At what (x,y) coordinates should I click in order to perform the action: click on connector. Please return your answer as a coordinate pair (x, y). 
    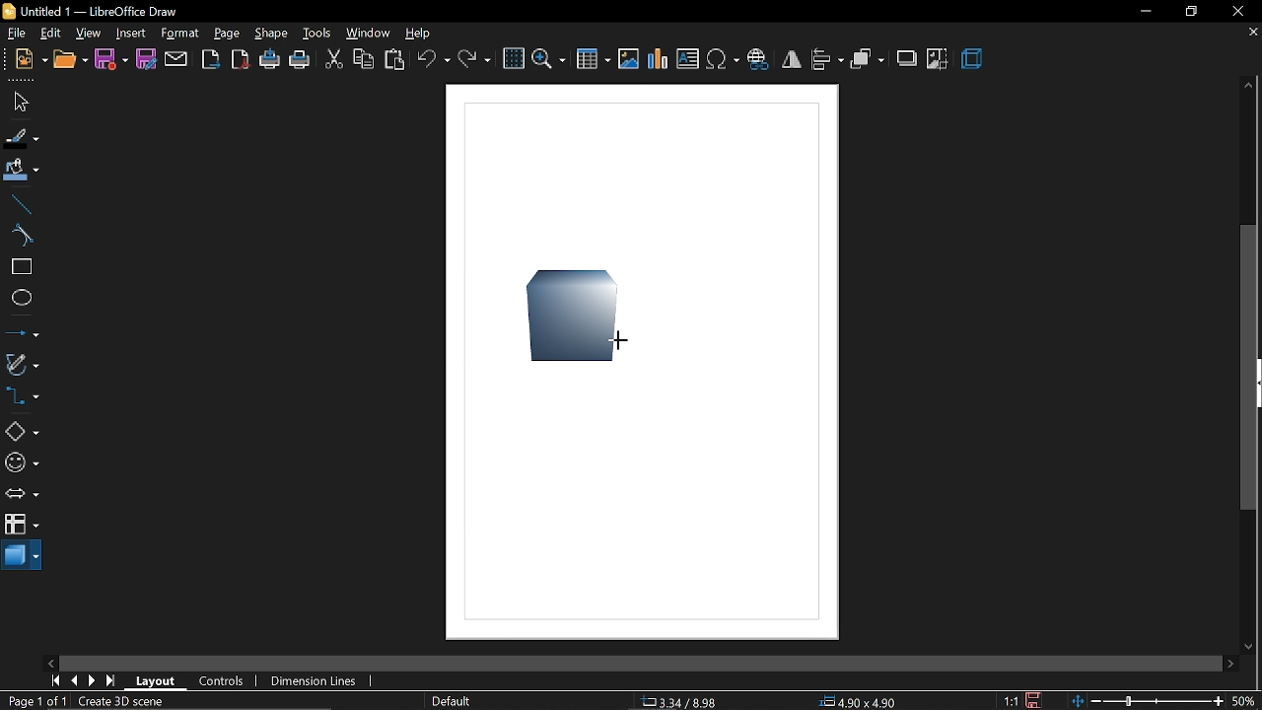
    Looking at the image, I should click on (23, 398).